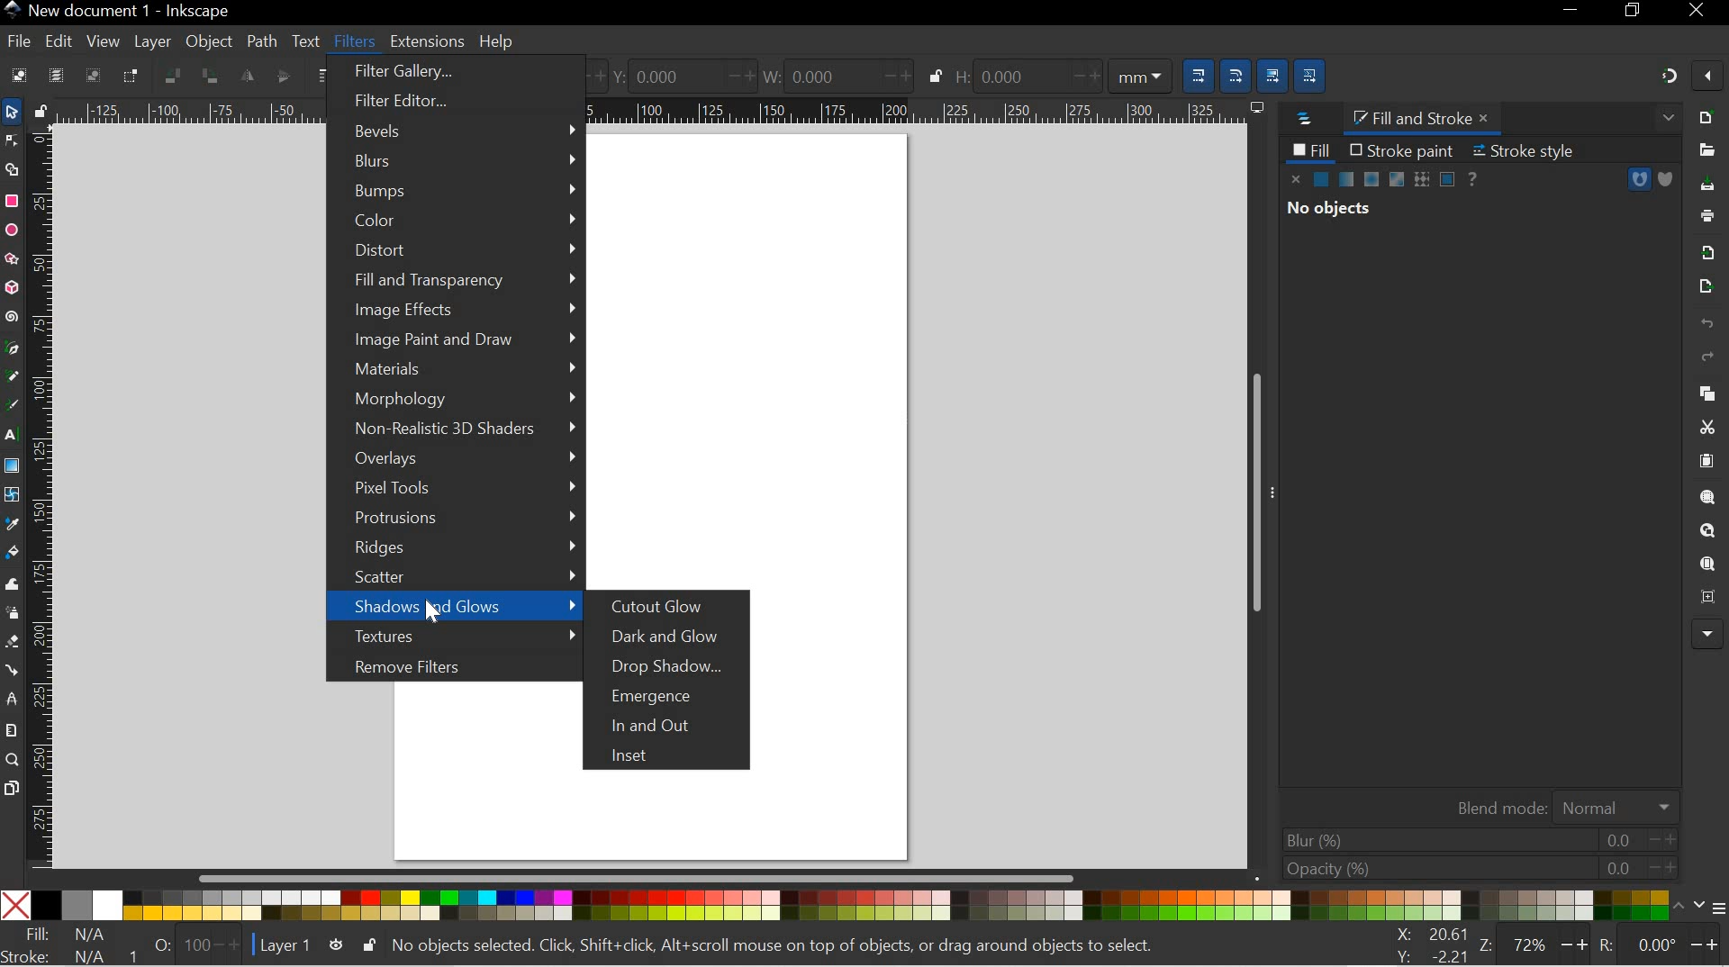 The width and height of the screenshot is (1729, 967). Describe the element at coordinates (1329, 211) in the screenshot. I see `NO OBJECTS` at that location.